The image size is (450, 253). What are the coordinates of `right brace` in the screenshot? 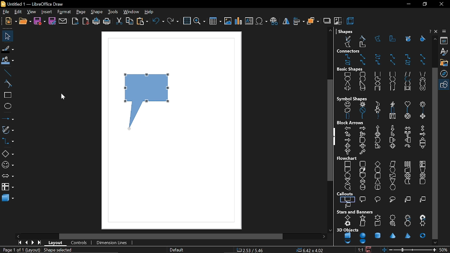 It's located at (378, 117).